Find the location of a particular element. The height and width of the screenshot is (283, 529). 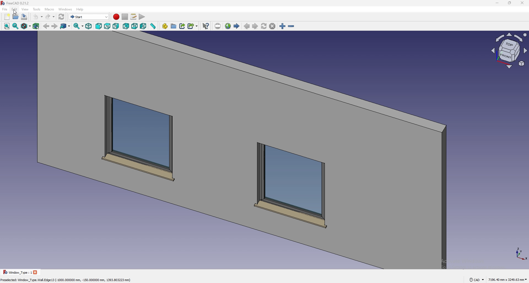

start page is located at coordinates (237, 26).